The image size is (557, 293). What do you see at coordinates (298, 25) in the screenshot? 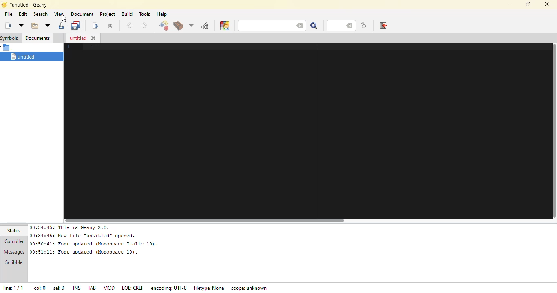
I see `back space` at bounding box center [298, 25].